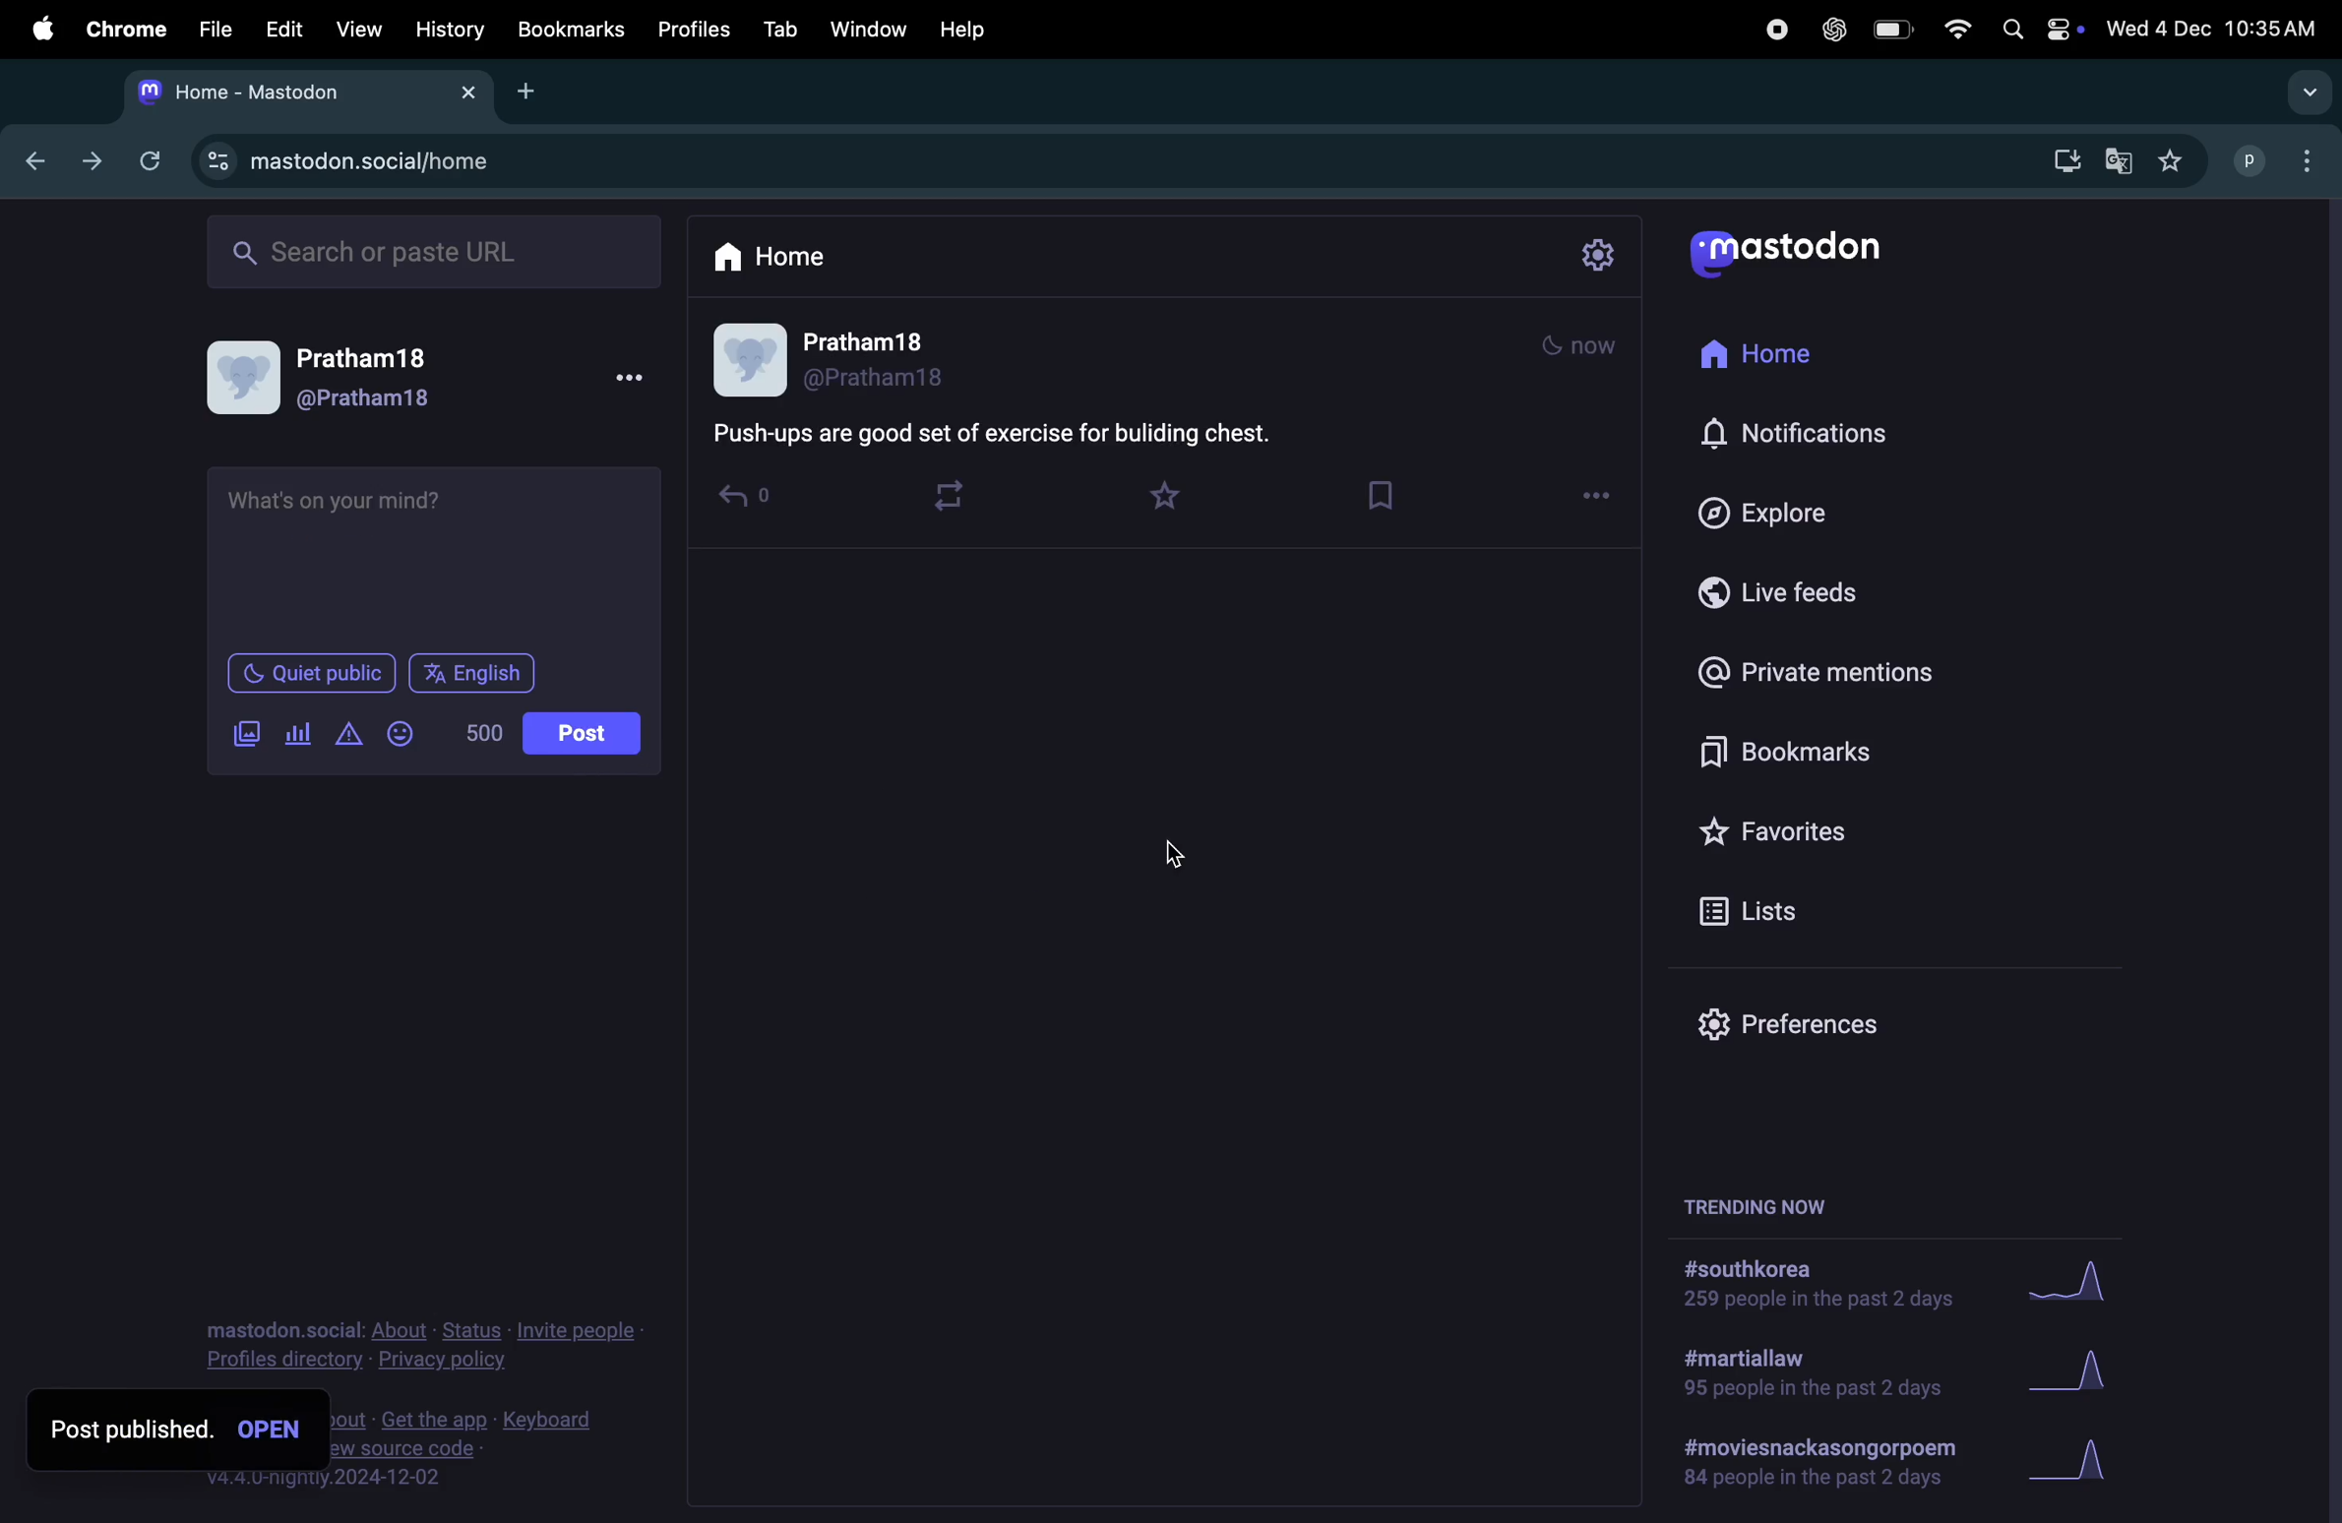 The image size is (2342, 1523). I want to click on user profile, so click(837, 359).